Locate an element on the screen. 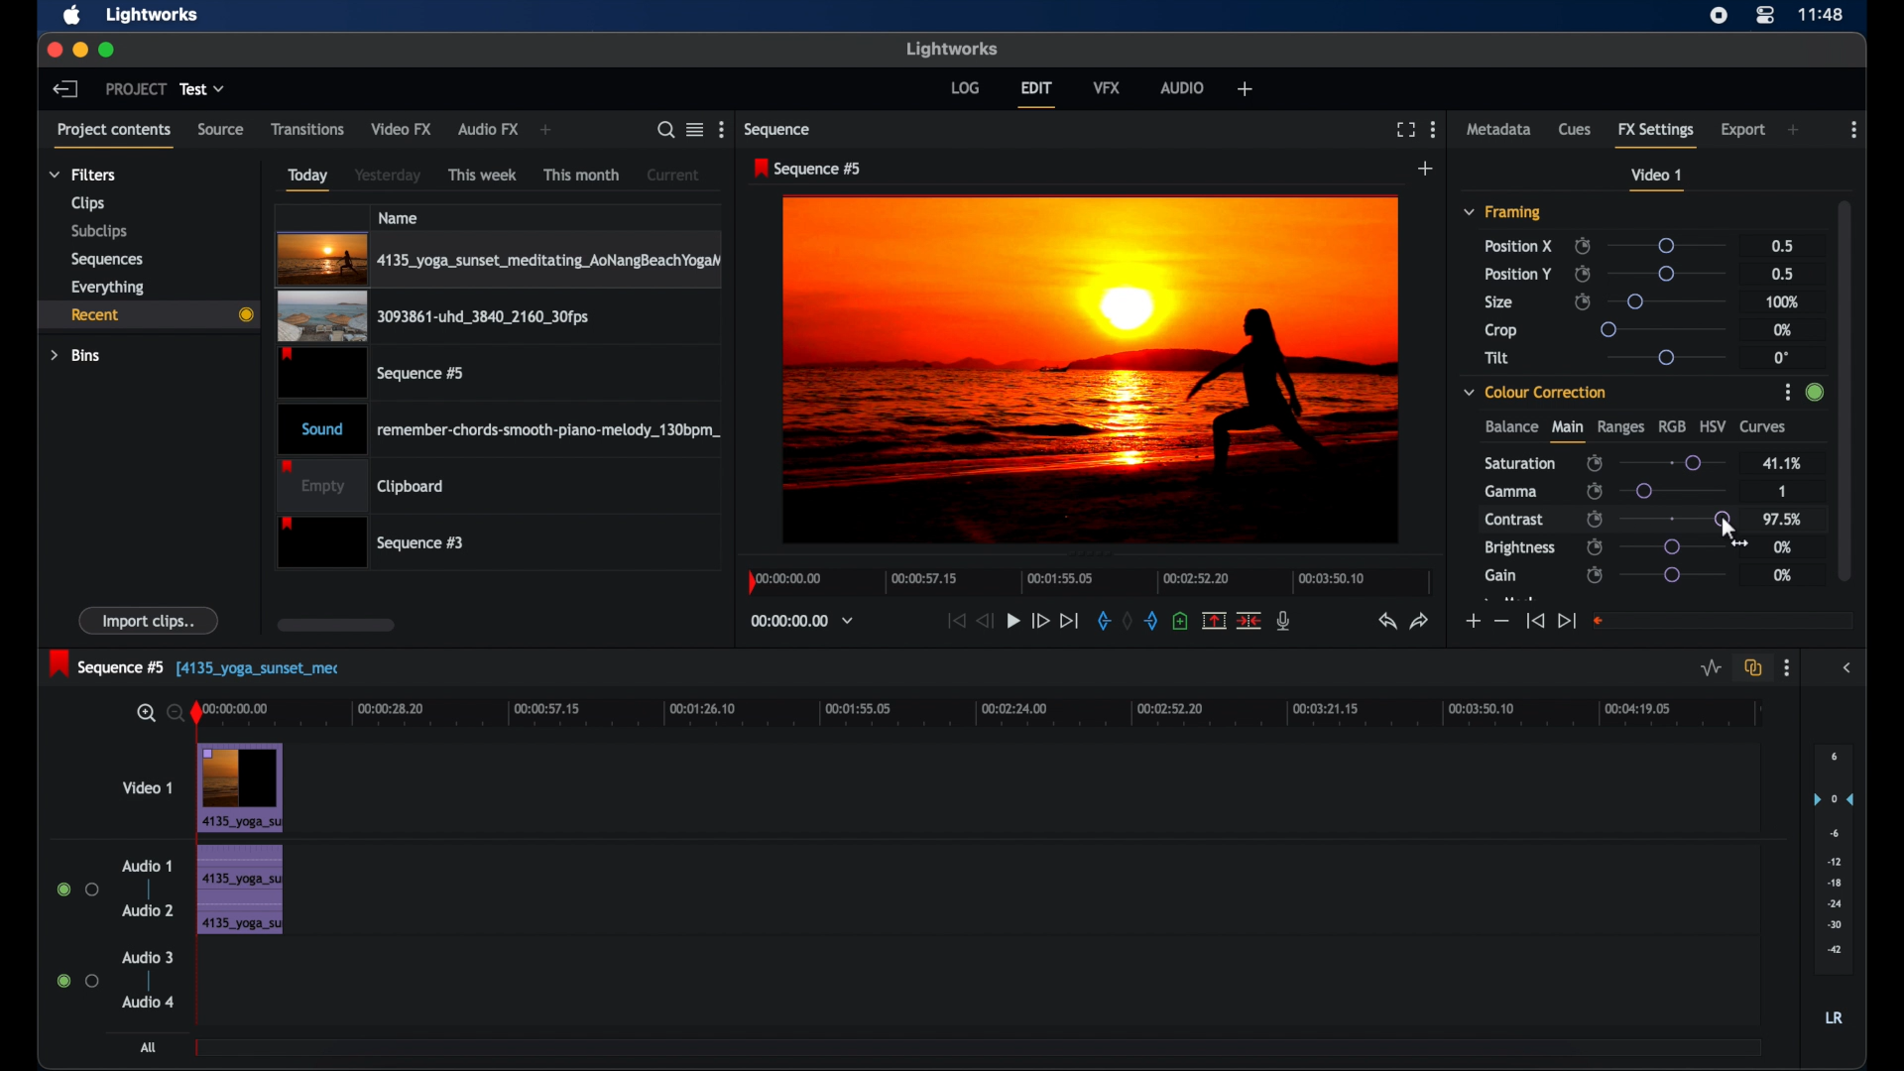 This screenshot has height=1071, width=1904. toggle list or tile view is located at coordinates (695, 129).